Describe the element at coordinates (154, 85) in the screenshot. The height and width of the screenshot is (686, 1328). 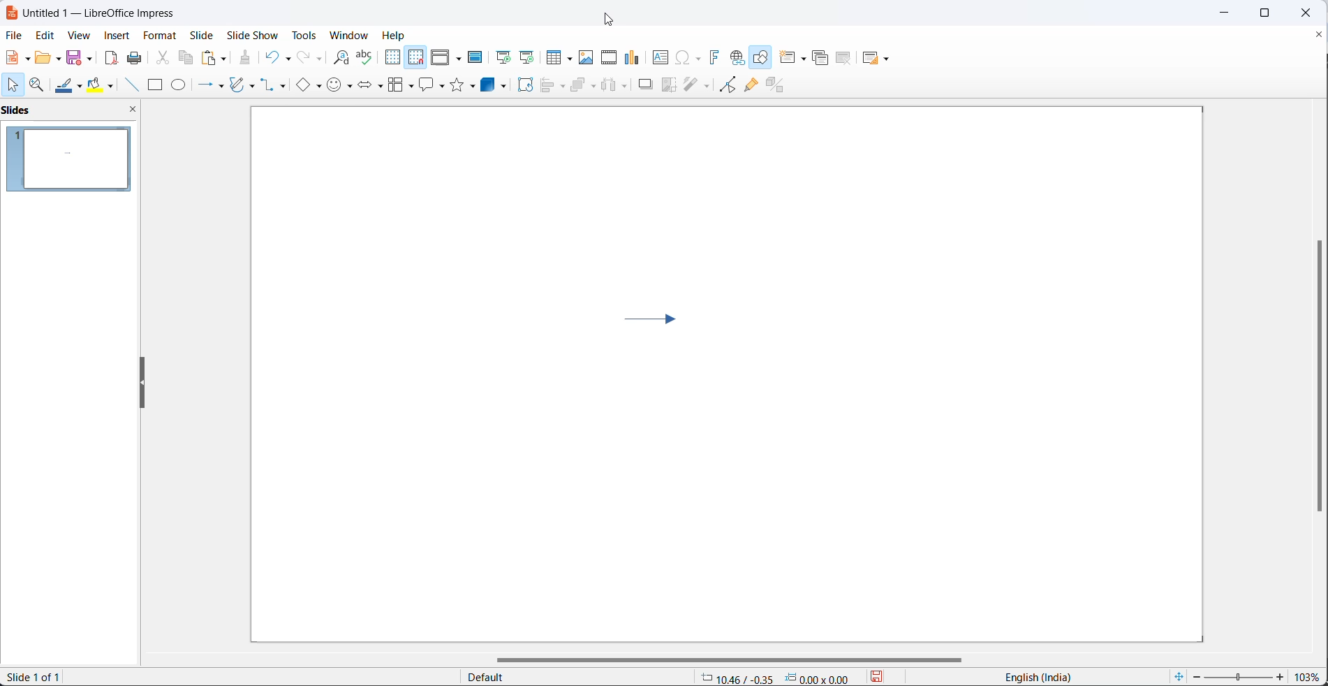
I see `rectangle` at that location.